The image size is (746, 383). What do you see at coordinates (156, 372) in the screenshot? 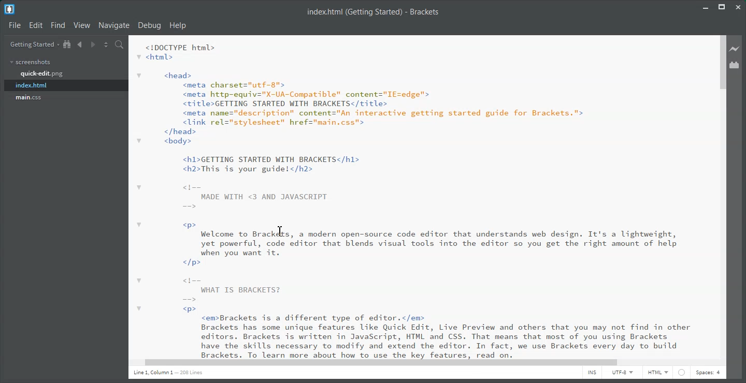
I see `Line 1 column 1-208 lines` at bounding box center [156, 372].